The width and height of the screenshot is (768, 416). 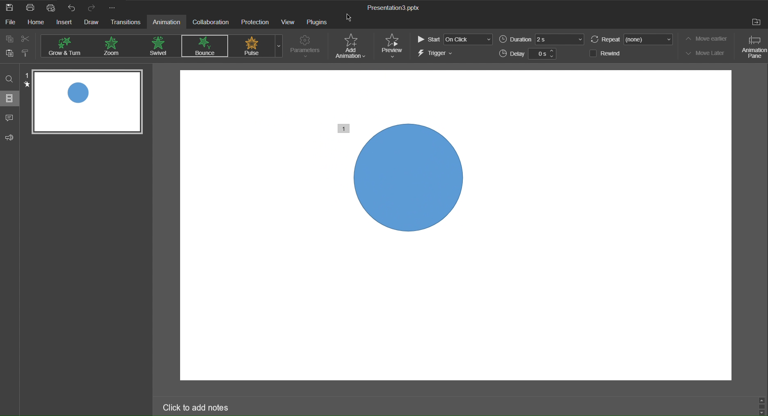 I want to click on Animations, so click(x=160, y=46).